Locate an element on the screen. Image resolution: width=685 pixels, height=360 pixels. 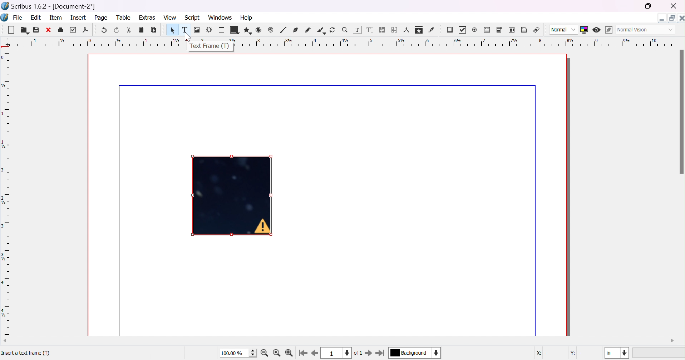
close is located at coordinates (674, 6).